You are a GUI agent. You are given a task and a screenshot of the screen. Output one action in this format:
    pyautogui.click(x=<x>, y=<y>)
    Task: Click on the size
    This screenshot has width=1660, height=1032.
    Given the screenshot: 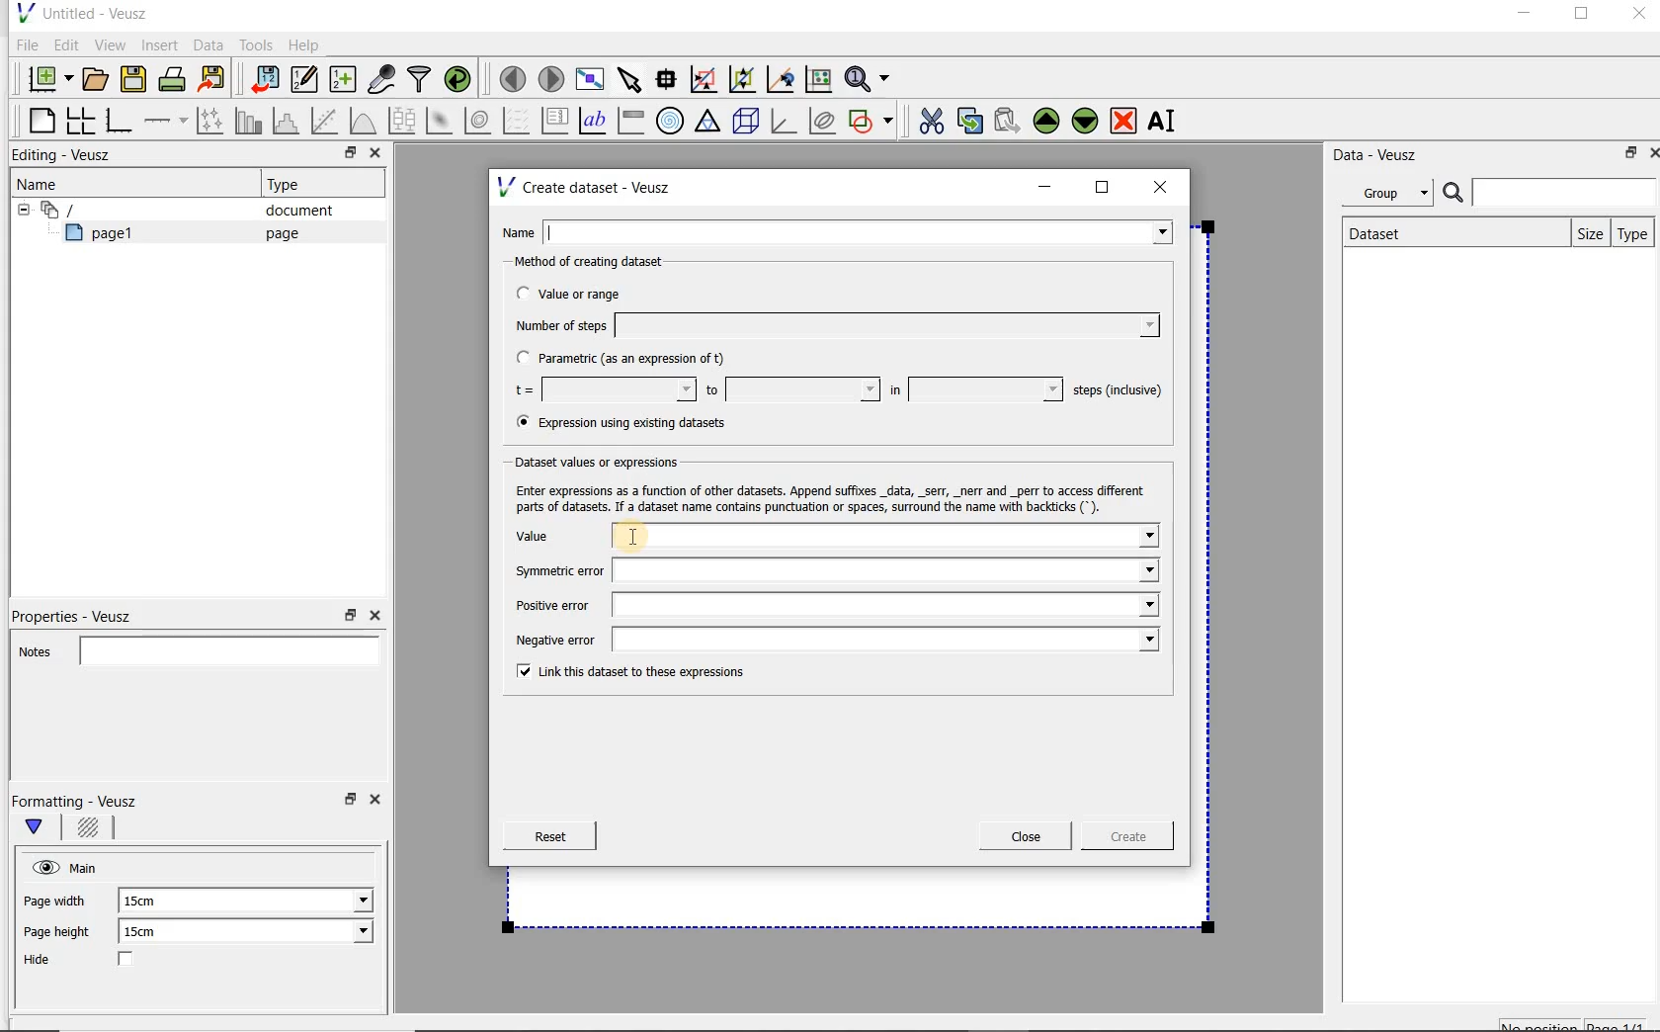 What is the action you would take?
    pyautogui.click(x=1586, y=231)
    